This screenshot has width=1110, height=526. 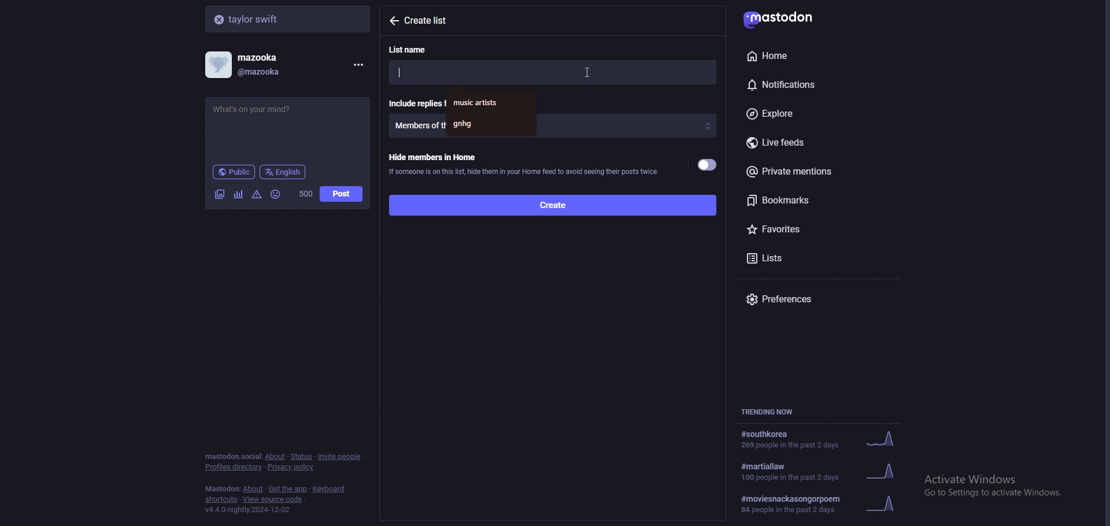 What do you see at coordinates (356, 65) in the screenshot?
I see `menu` at bounding box center [356, 65].